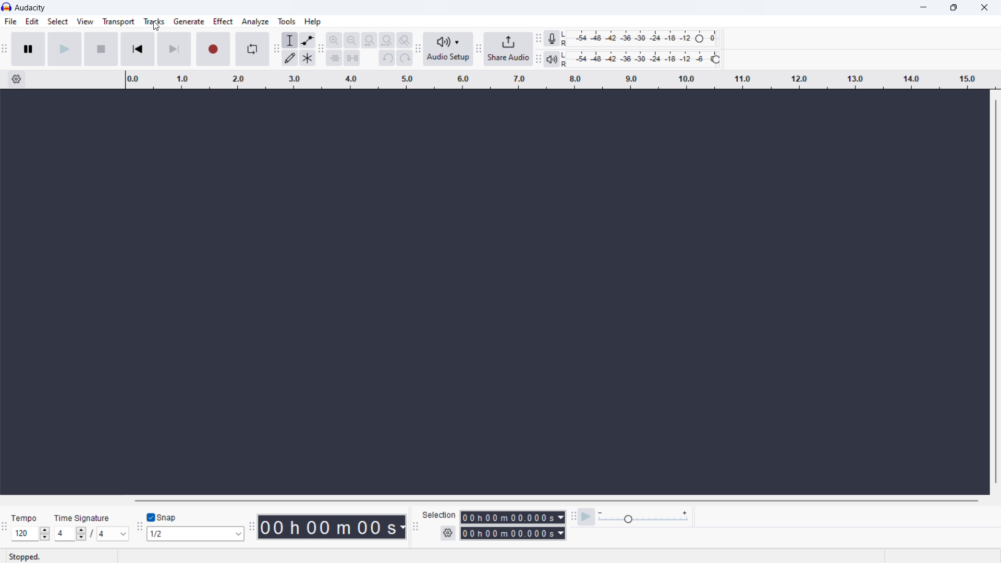 The image size is (1001, 563). What do you see at coordinates (5, 50) in the screenshot?
I see `transport toolbar` at bounding box center [5, 50].